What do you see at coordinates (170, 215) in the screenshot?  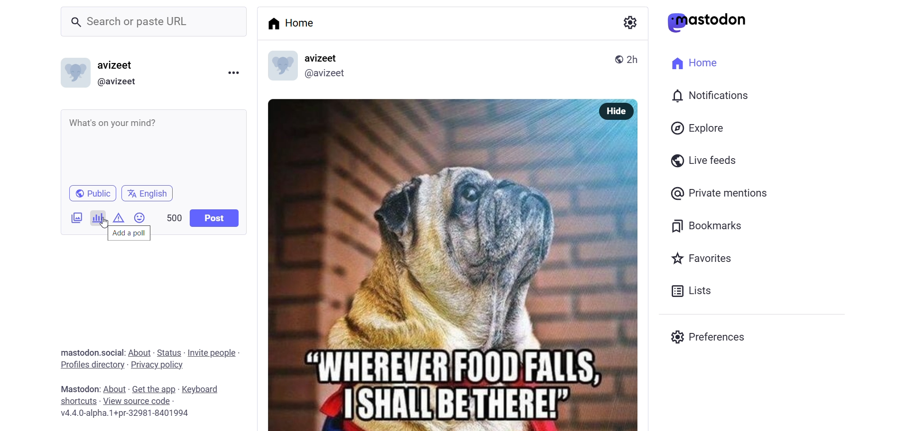 I see `500` at bounding box center [170, 215].